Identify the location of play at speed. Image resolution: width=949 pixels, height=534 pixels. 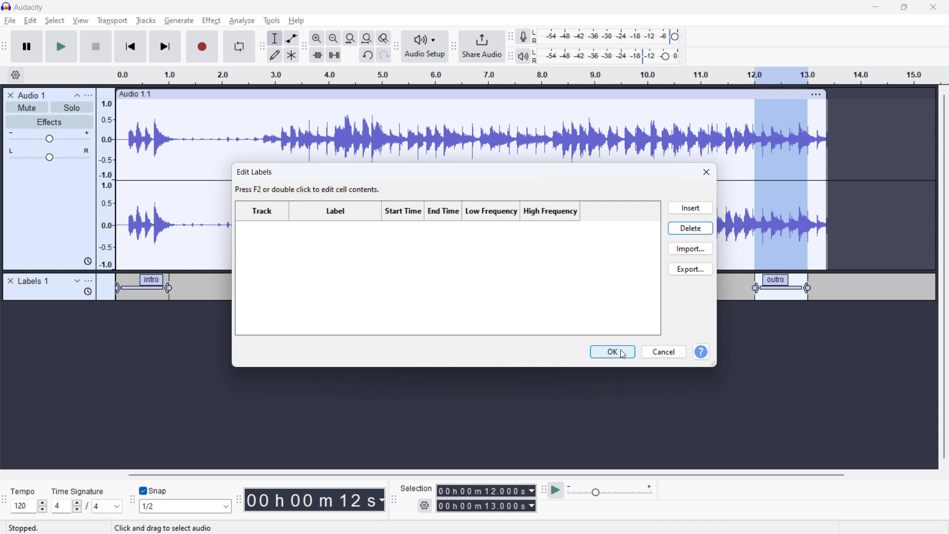
(556, 489).